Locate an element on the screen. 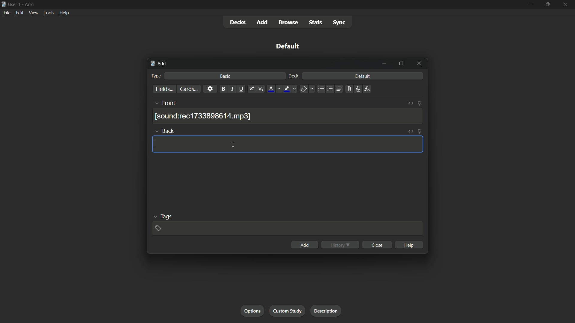 Image resolution: width=575 pixels, height=323 pixels. options is located at coordinates (252, 311).